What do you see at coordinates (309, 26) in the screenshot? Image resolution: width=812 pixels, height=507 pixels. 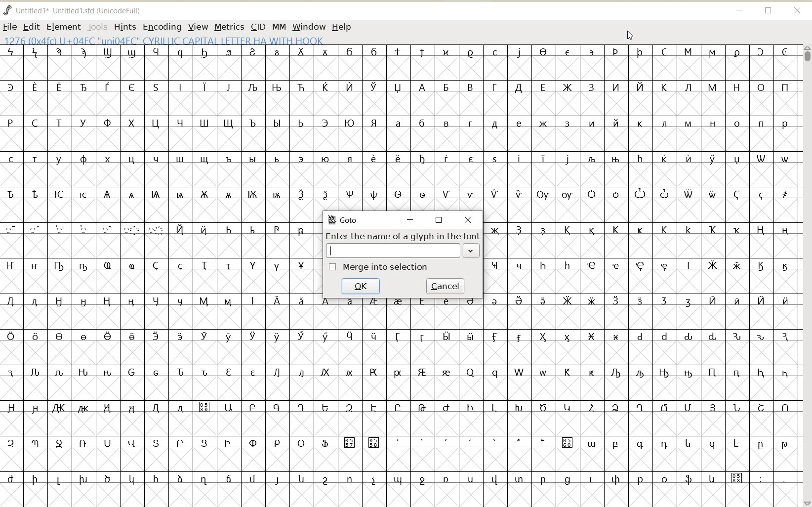 I see `WINDOW` at bounding box center [309, 26].